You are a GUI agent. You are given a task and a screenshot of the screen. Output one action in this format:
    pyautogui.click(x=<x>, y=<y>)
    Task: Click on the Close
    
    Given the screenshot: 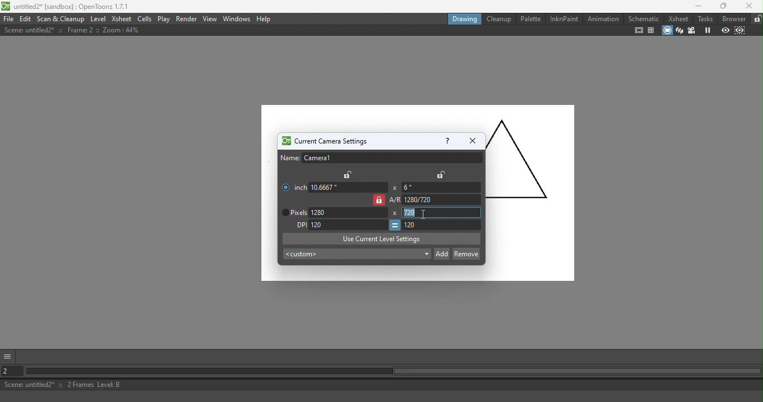 What is the action you would take?
    pyautogui.click(x=472, y=141)
    